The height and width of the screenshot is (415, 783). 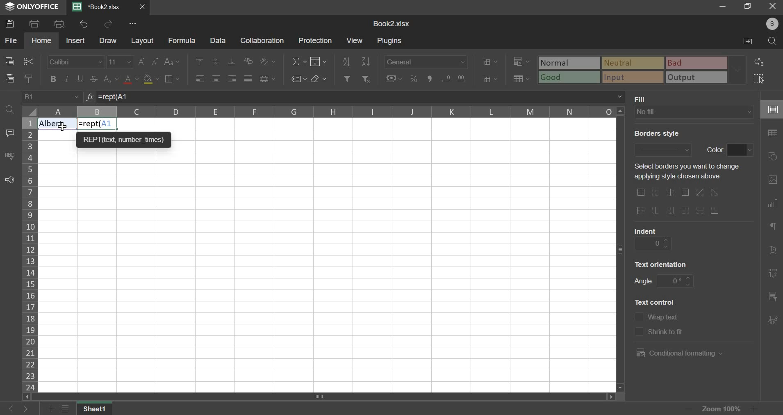 What do you see at coordinates (426, 61) in the screenshot?
I see `number format` at bounding box center [426, 61].